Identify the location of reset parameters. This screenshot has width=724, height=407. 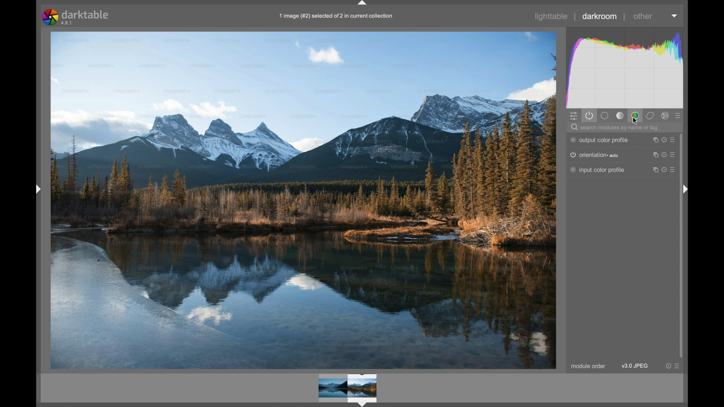
(664, 169).